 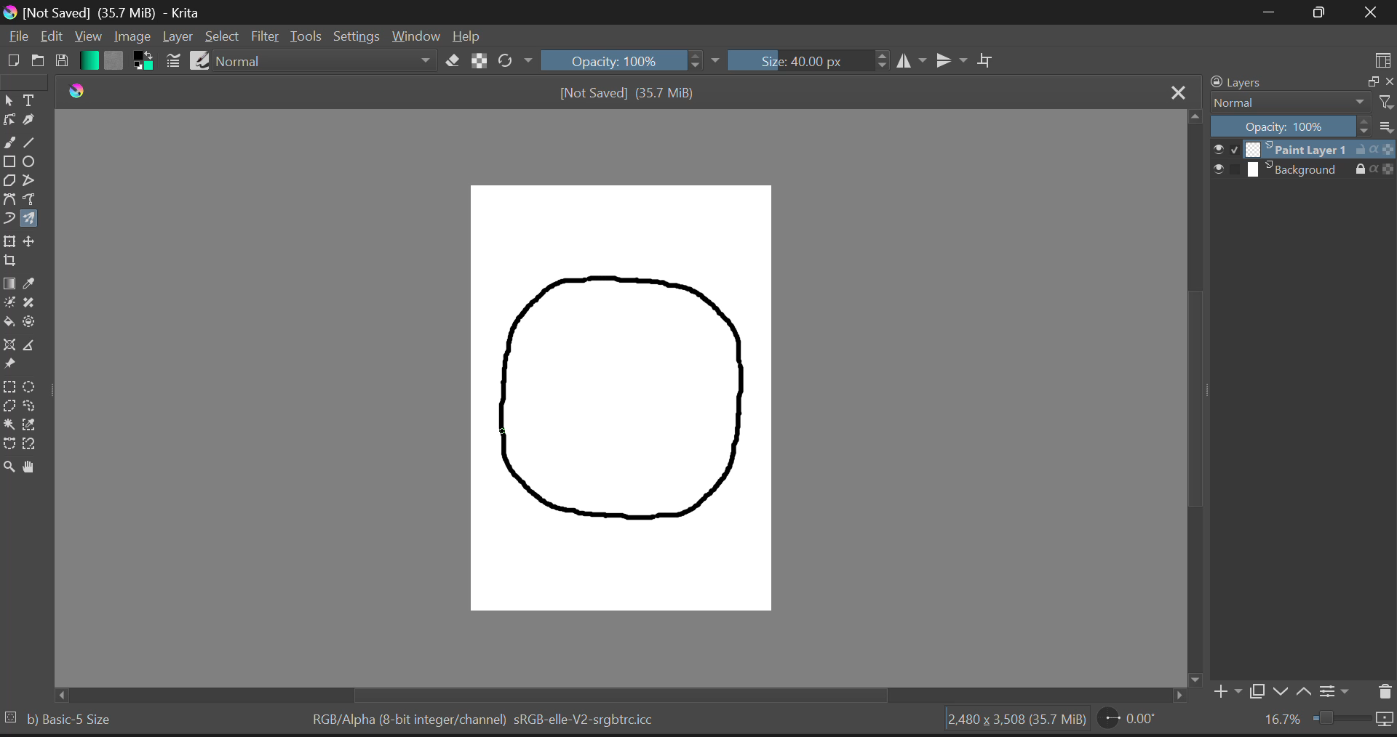 I want to click on b) Basic-5 Size, so click(x=73, y=720).